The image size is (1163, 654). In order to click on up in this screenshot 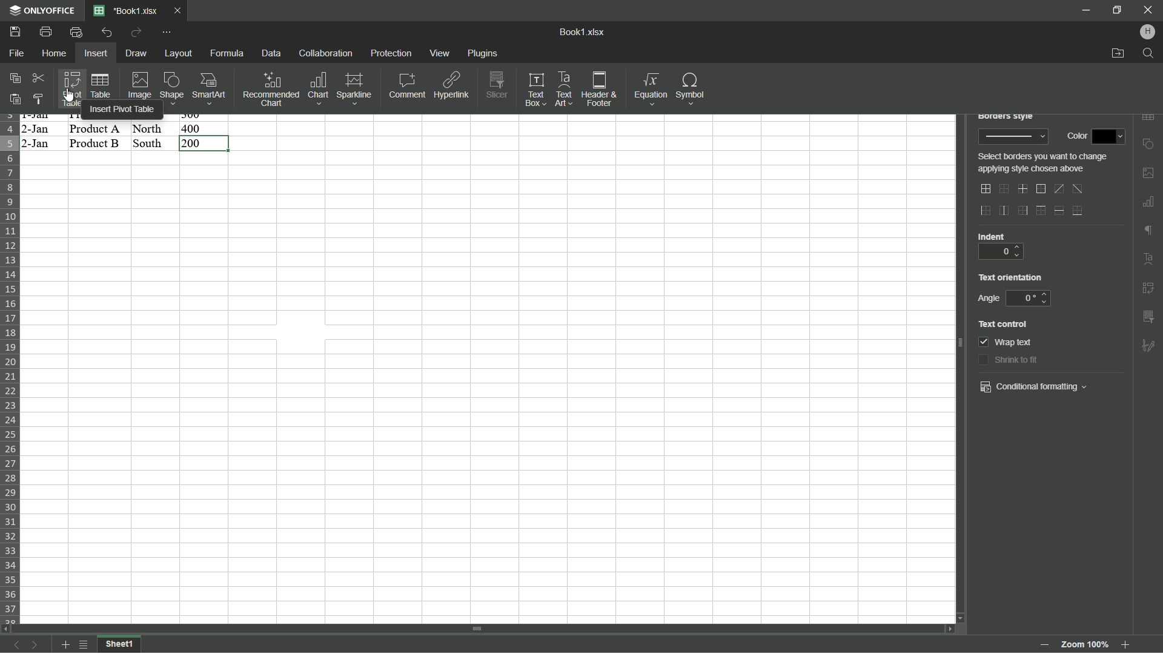, I will do `click(1019, 246)`.